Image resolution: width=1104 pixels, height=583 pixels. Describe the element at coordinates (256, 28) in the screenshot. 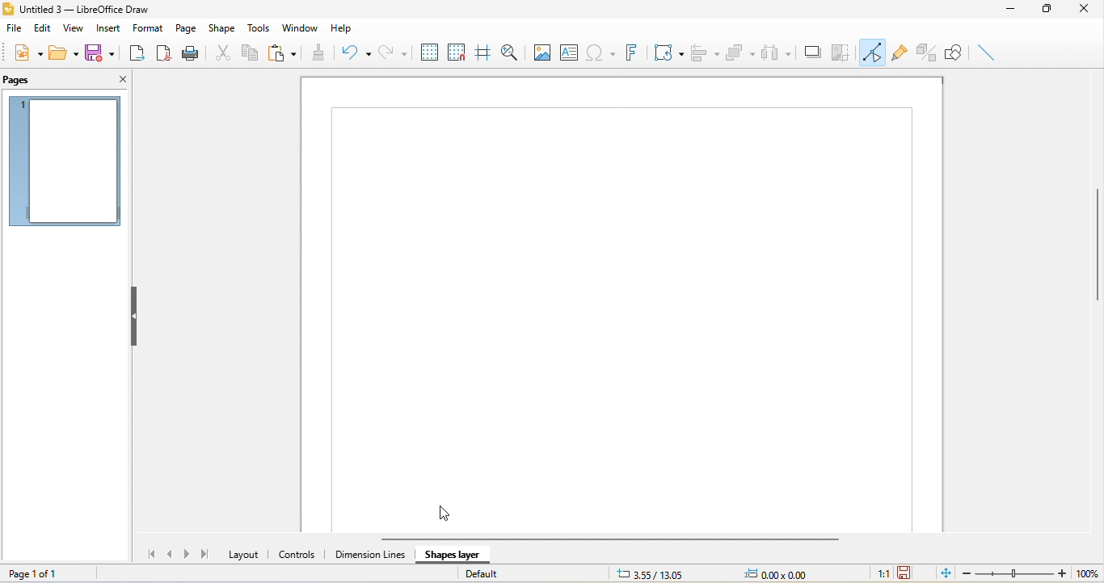

I see `tools` at that location.